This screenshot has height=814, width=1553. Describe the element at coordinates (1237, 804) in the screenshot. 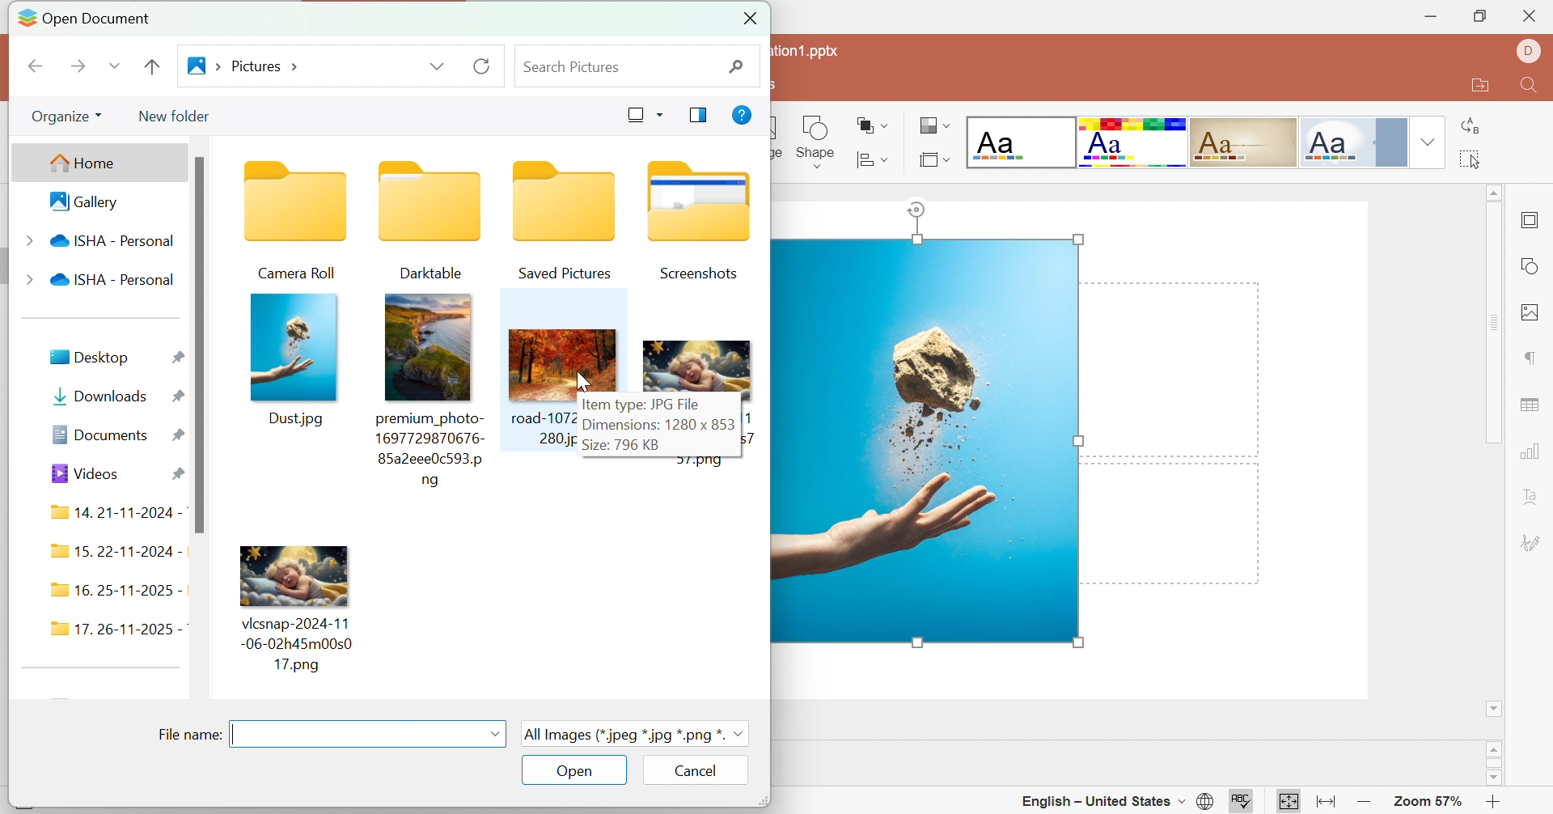

I see `Spell checking` at that location.